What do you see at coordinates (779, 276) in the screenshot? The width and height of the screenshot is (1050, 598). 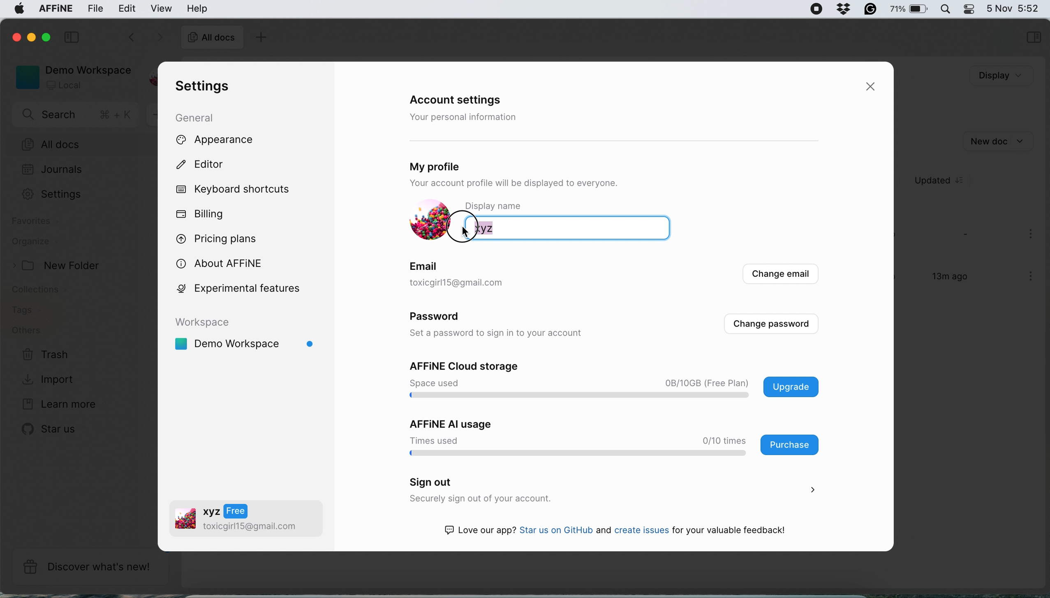 I see `change email` at bounding box center [779, 276].